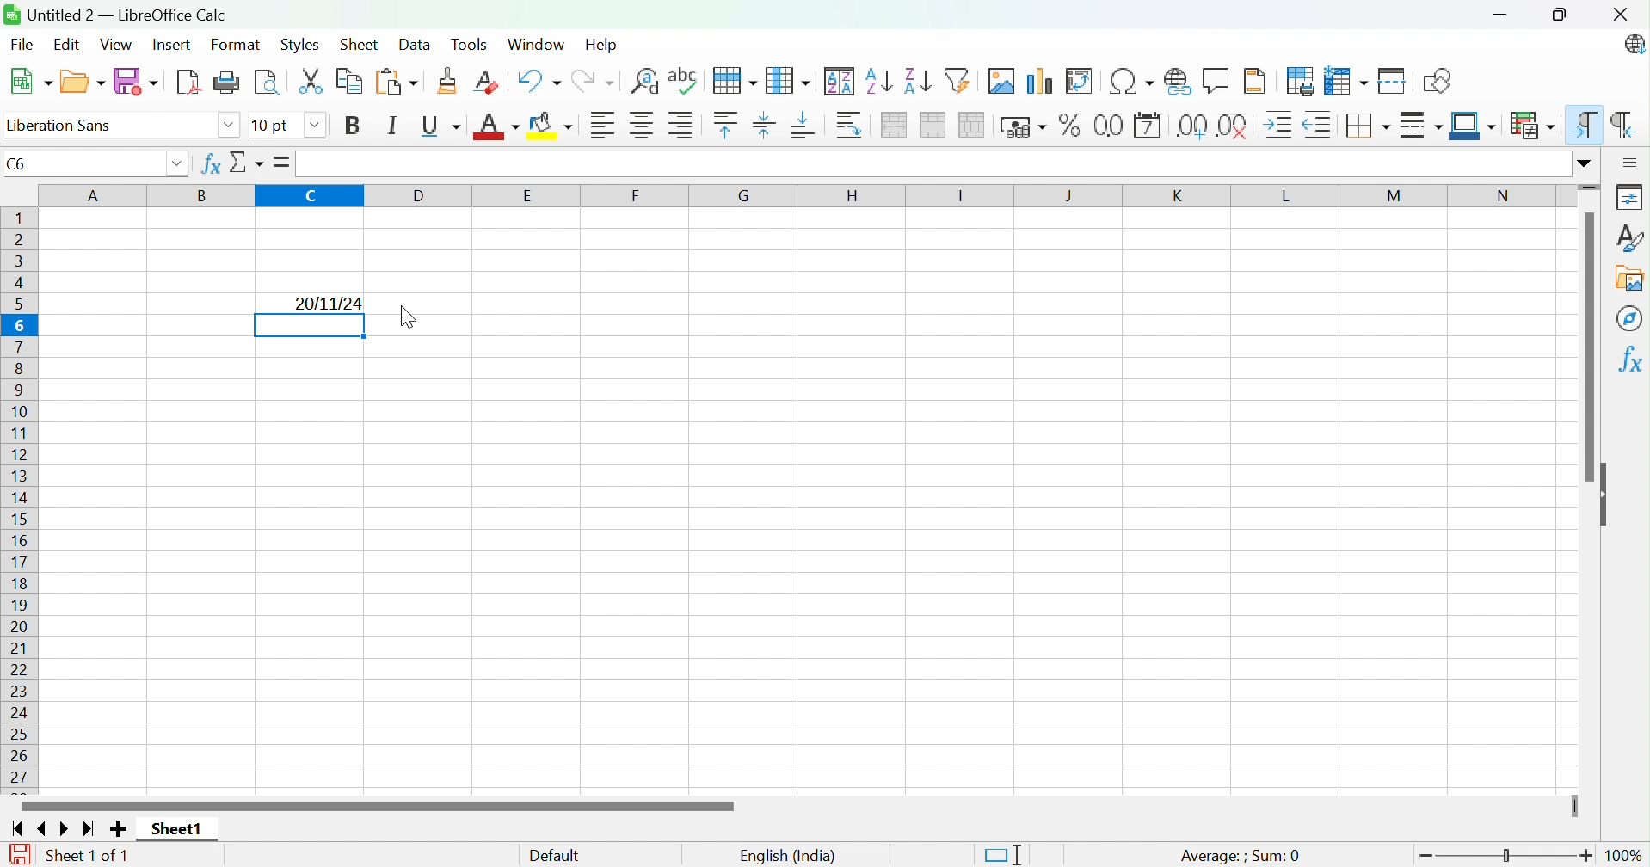  Describe the element at coordinates (935, 126) in the screenshot. I see `Merge cells` at that location.